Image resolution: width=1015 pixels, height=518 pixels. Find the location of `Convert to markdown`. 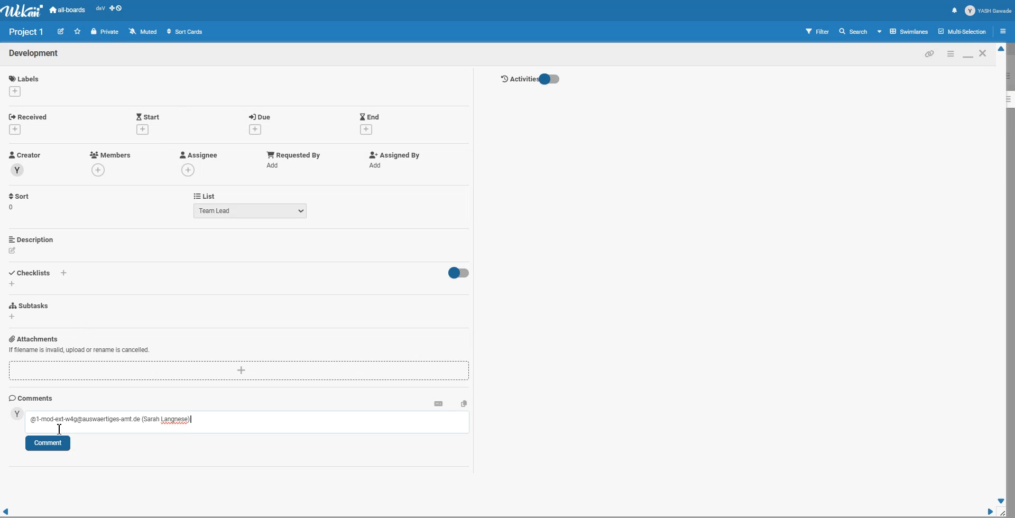

Convert to markdown is located at coordinates (438, 403).